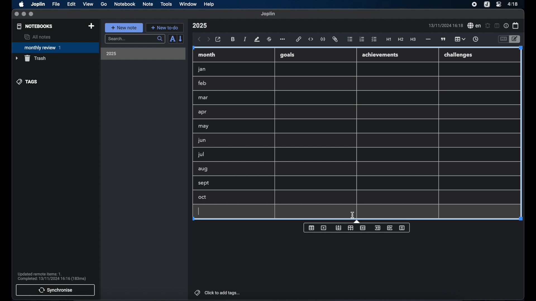 The height and width of the screenshot is (301, 536). I want to click on spel check, so click(474, 26).